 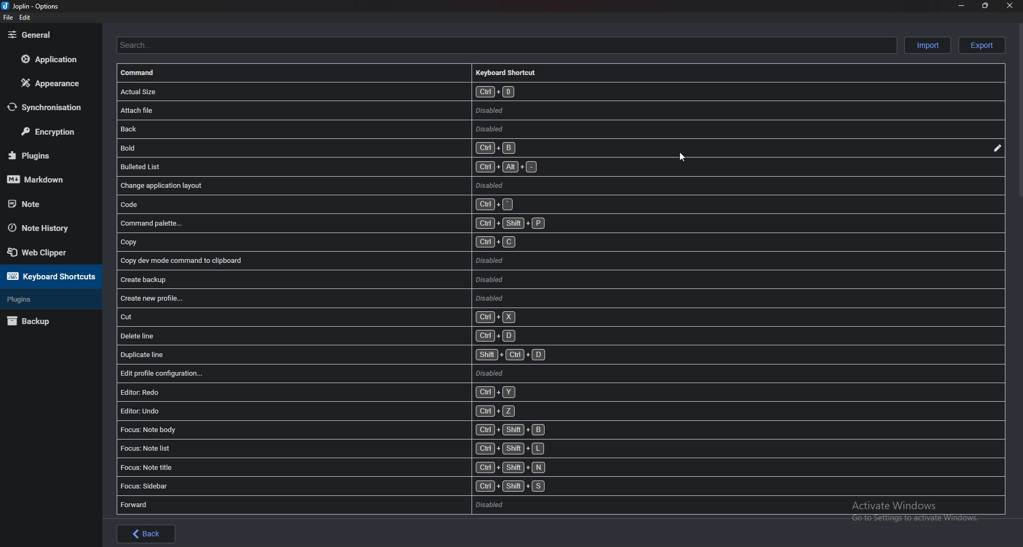 I want to click on Edit profile configuration, so click(x=311, y=374).